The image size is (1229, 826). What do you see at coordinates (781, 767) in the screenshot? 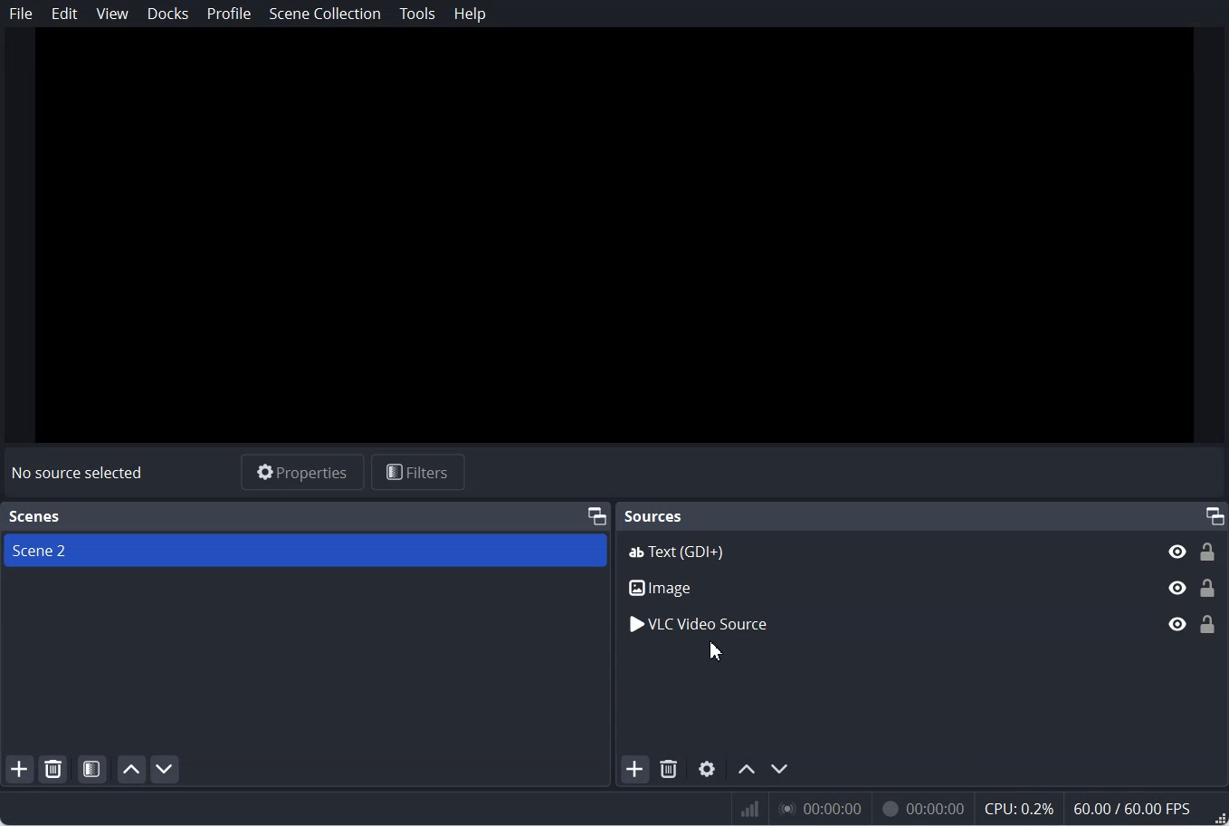
I see `Move source down` at bounding box center [781, 767].